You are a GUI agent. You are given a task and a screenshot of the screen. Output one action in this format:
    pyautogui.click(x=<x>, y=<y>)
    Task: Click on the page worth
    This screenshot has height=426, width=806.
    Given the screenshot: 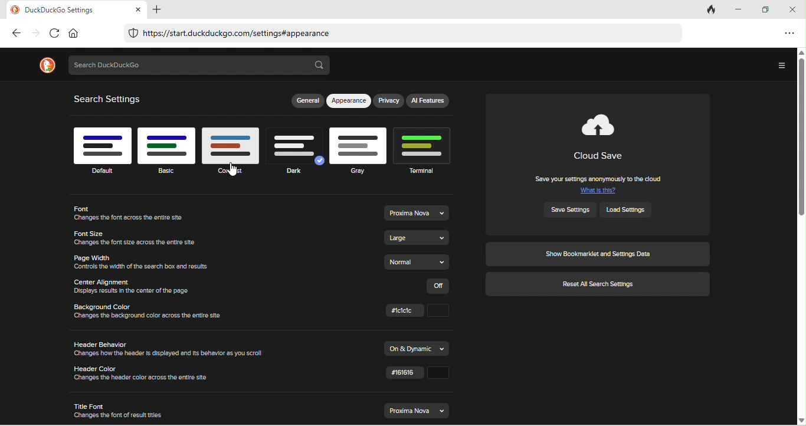 What is the action you would take?
    pyautogui.click(x=142, y=261)
    